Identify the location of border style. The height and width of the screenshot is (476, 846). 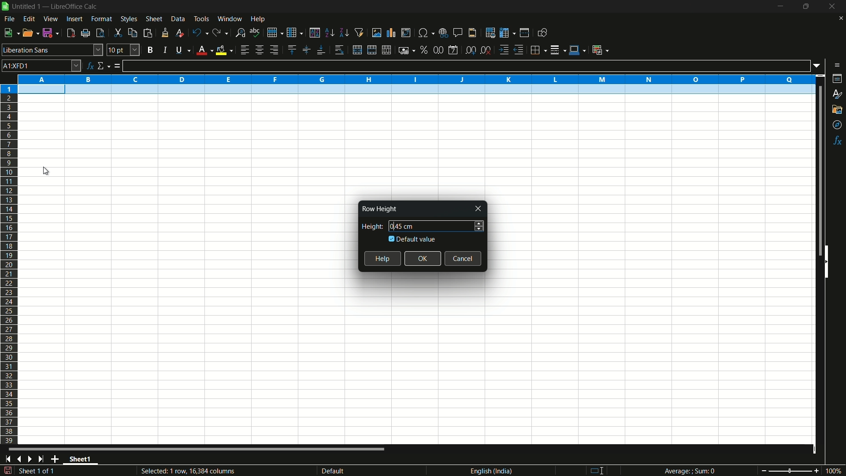
(559, 49).